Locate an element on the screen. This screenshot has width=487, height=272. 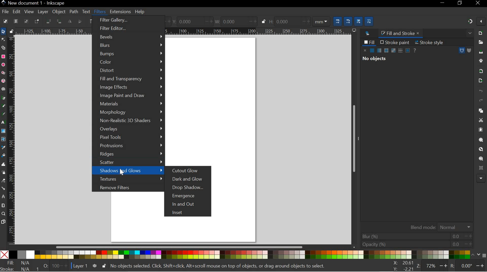
EXTENSIONS is located at coordinates (120, 12).